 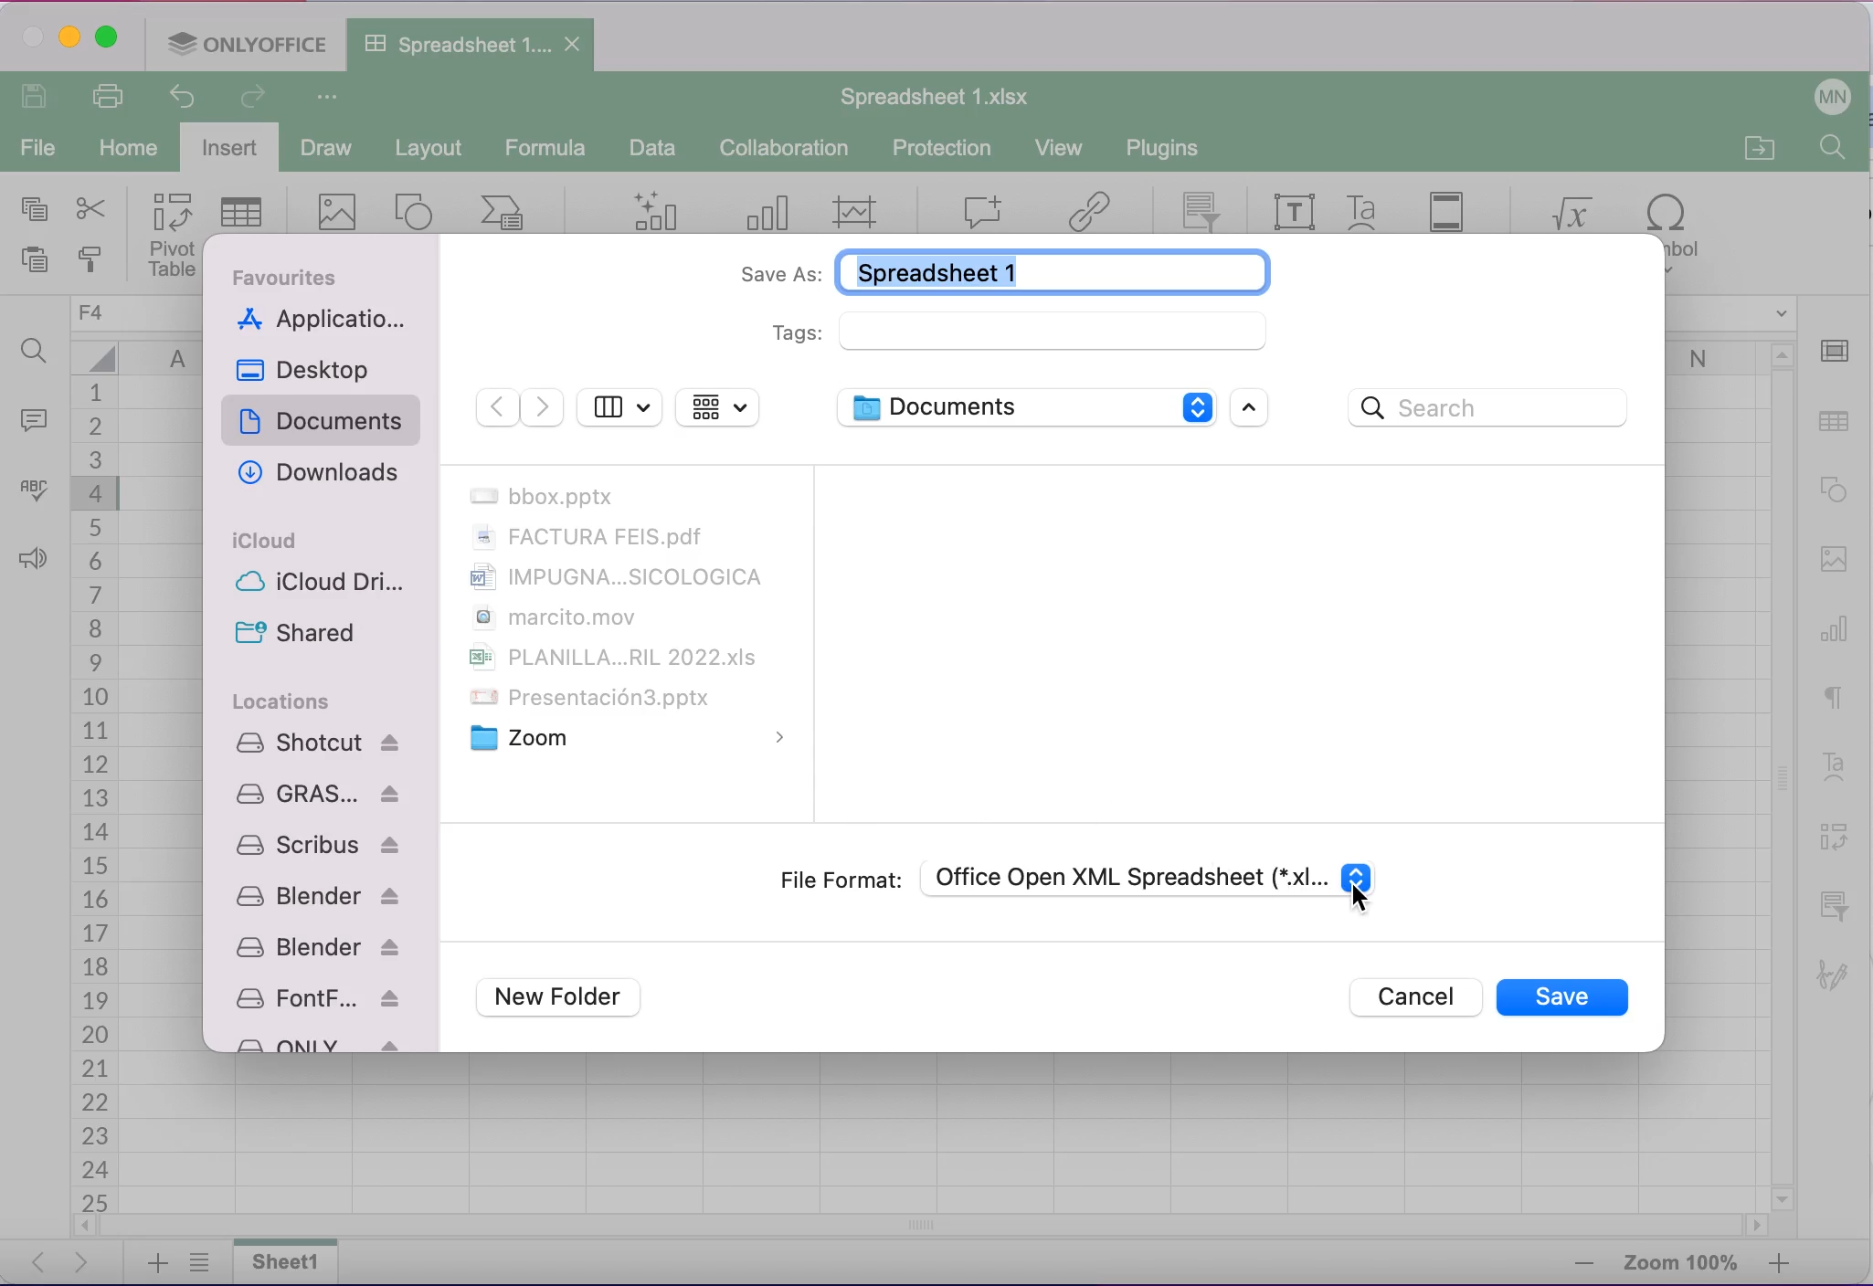 I want to click on favourites, so click(x=294, y=277).